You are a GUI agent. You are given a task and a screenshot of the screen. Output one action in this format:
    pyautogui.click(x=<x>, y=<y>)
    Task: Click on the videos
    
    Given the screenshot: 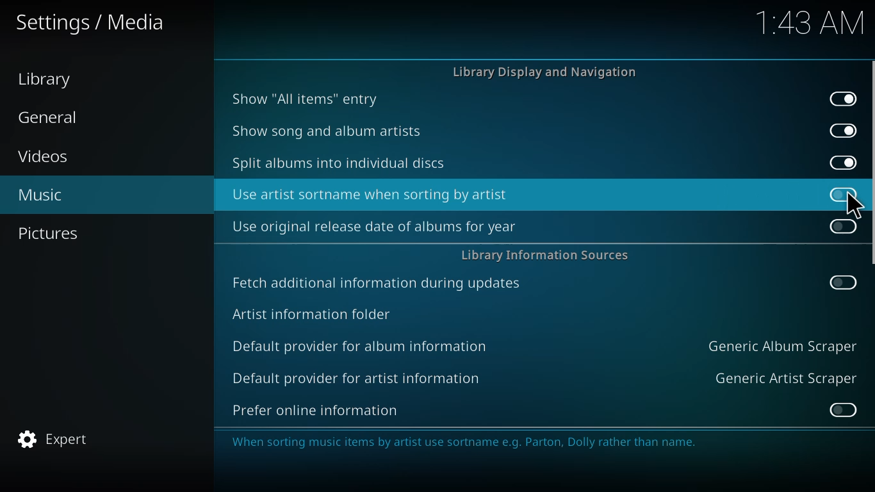 What is the action you would take?
    pyautogui.click(x=44, y=157)
    